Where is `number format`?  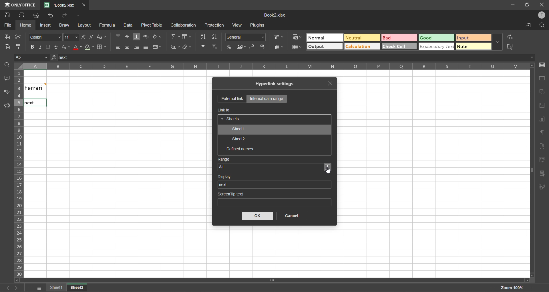
number format is located at coordinates (246, 37).